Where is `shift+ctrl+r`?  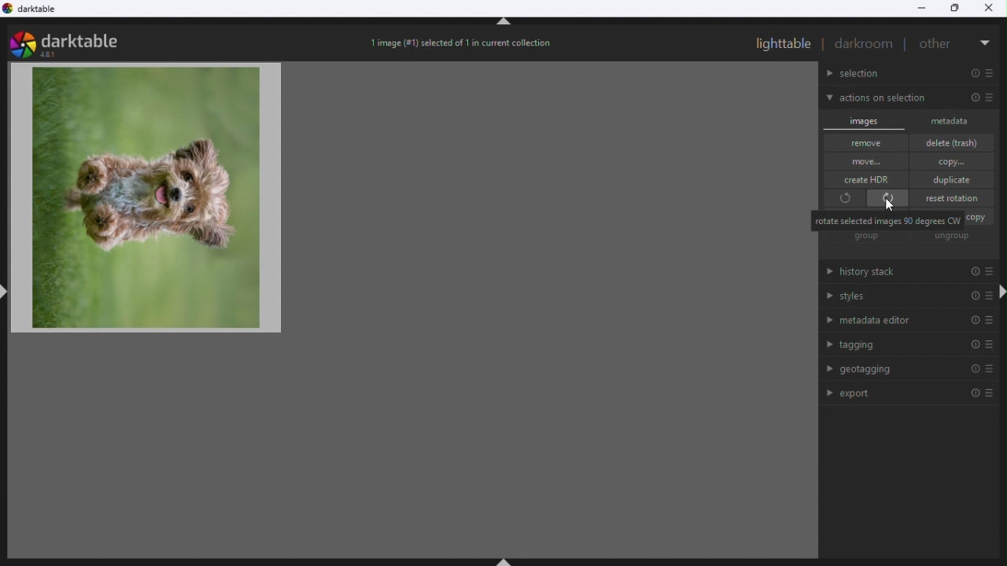 shift+ctrl+r is located at coordinates (1001, 292).